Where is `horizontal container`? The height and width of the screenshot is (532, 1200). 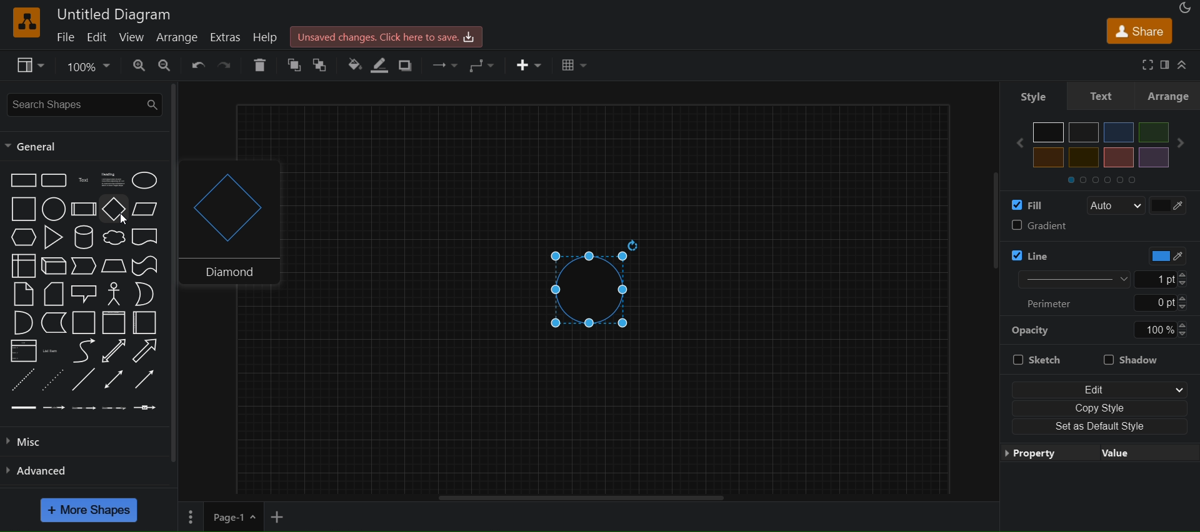 horizontal container is located at coordinates (145, 323).